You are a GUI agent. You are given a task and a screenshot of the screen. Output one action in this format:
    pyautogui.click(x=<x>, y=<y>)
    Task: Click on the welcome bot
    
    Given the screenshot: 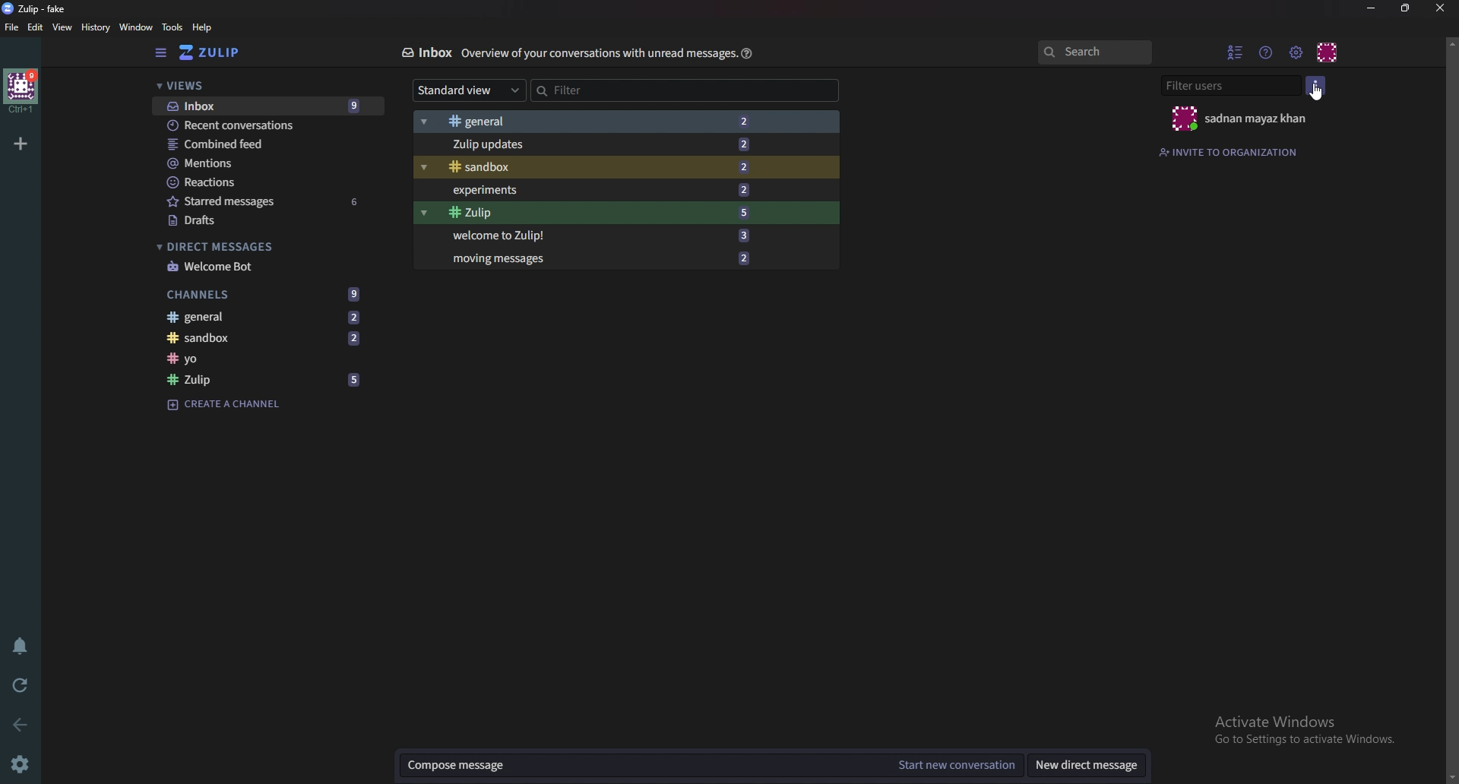 What is the action you would take?
    pyautogui.click(x=264, y=266)
    